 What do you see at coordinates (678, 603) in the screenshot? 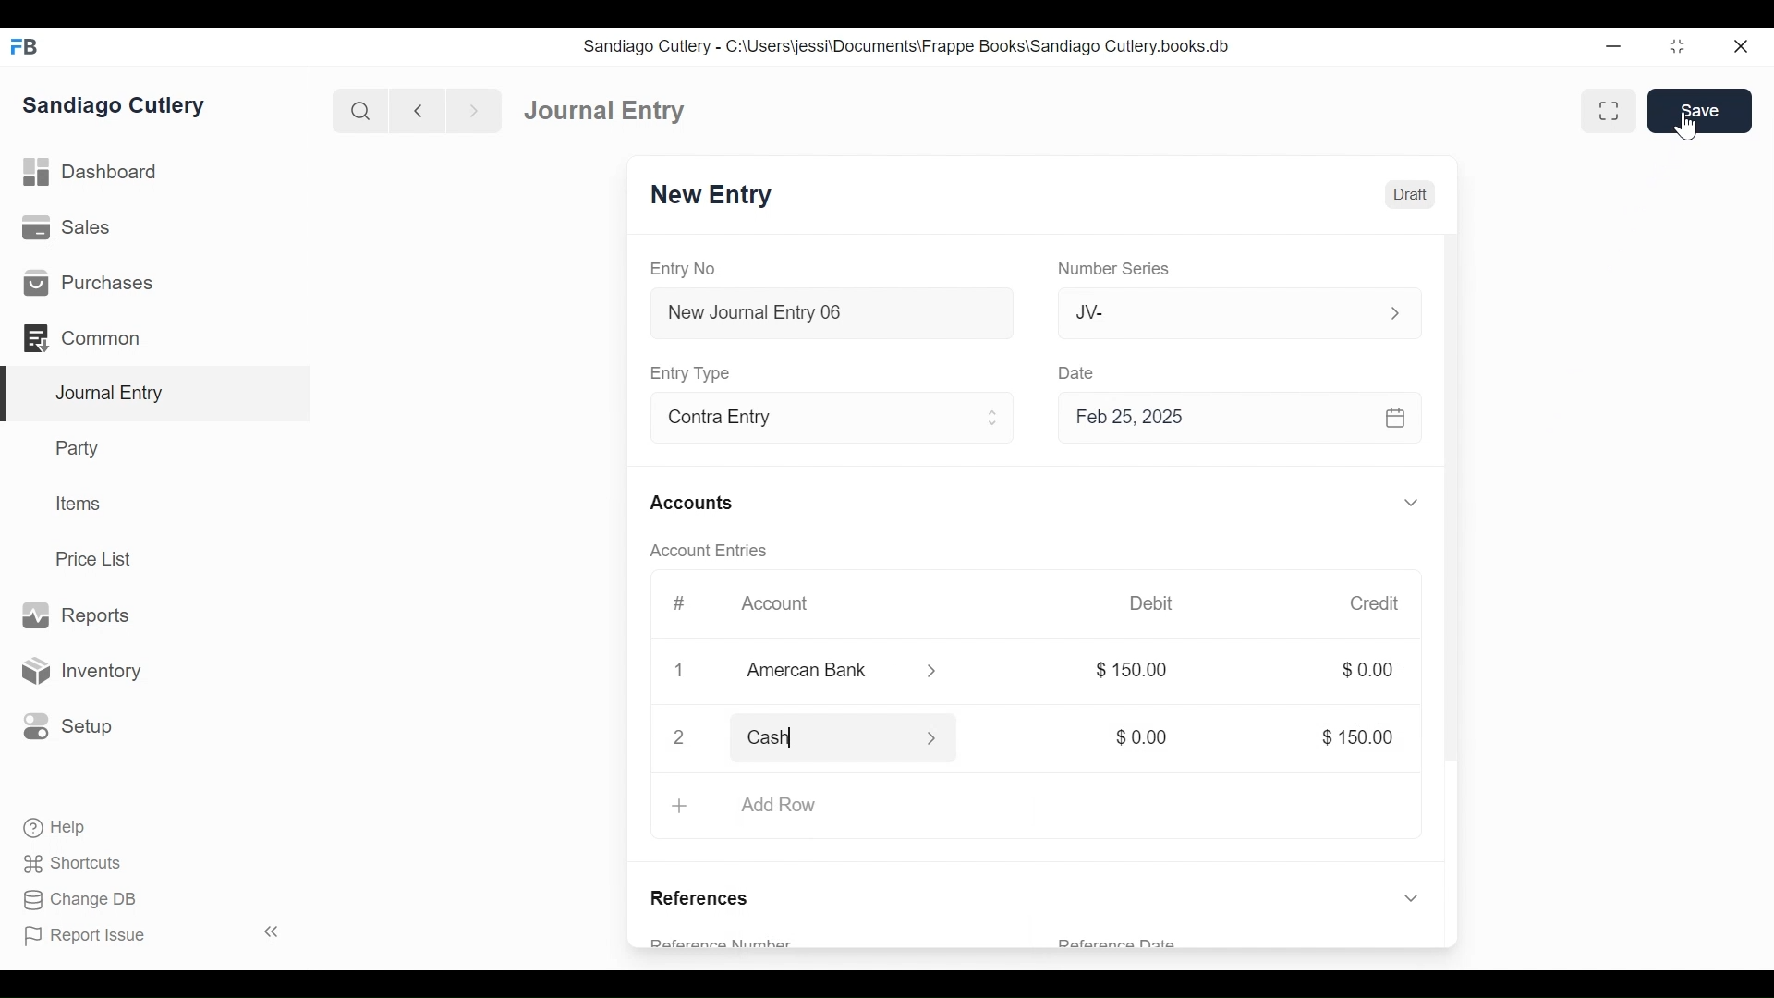
I see `#` at bounding box center [678, 603].